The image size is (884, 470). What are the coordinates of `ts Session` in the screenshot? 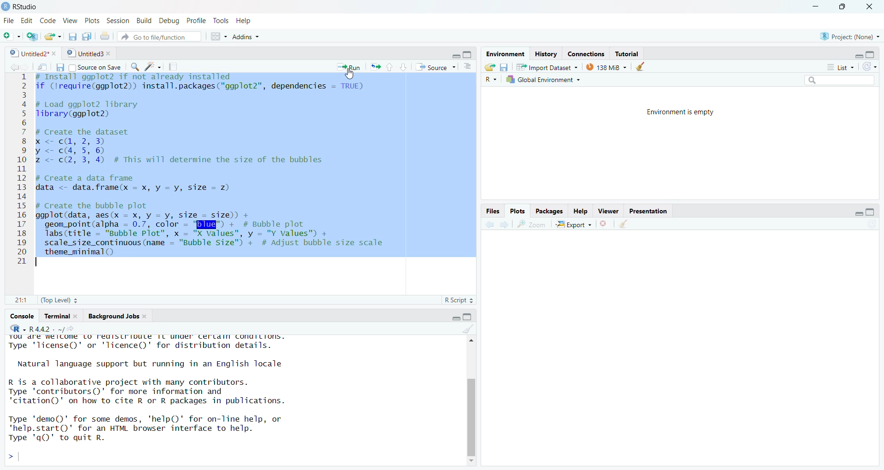 It's located at (117, 20).